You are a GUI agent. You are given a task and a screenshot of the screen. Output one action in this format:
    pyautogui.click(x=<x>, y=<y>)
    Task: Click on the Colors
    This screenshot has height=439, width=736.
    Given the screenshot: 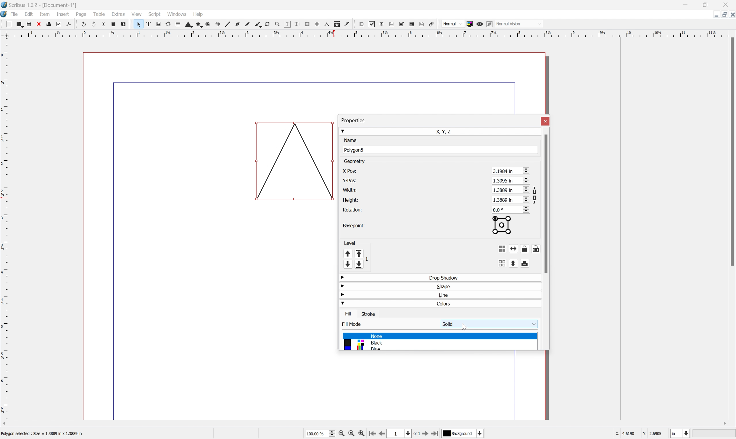 What is the action you would take?
    pyautogui.click(x=446, y=304)
    